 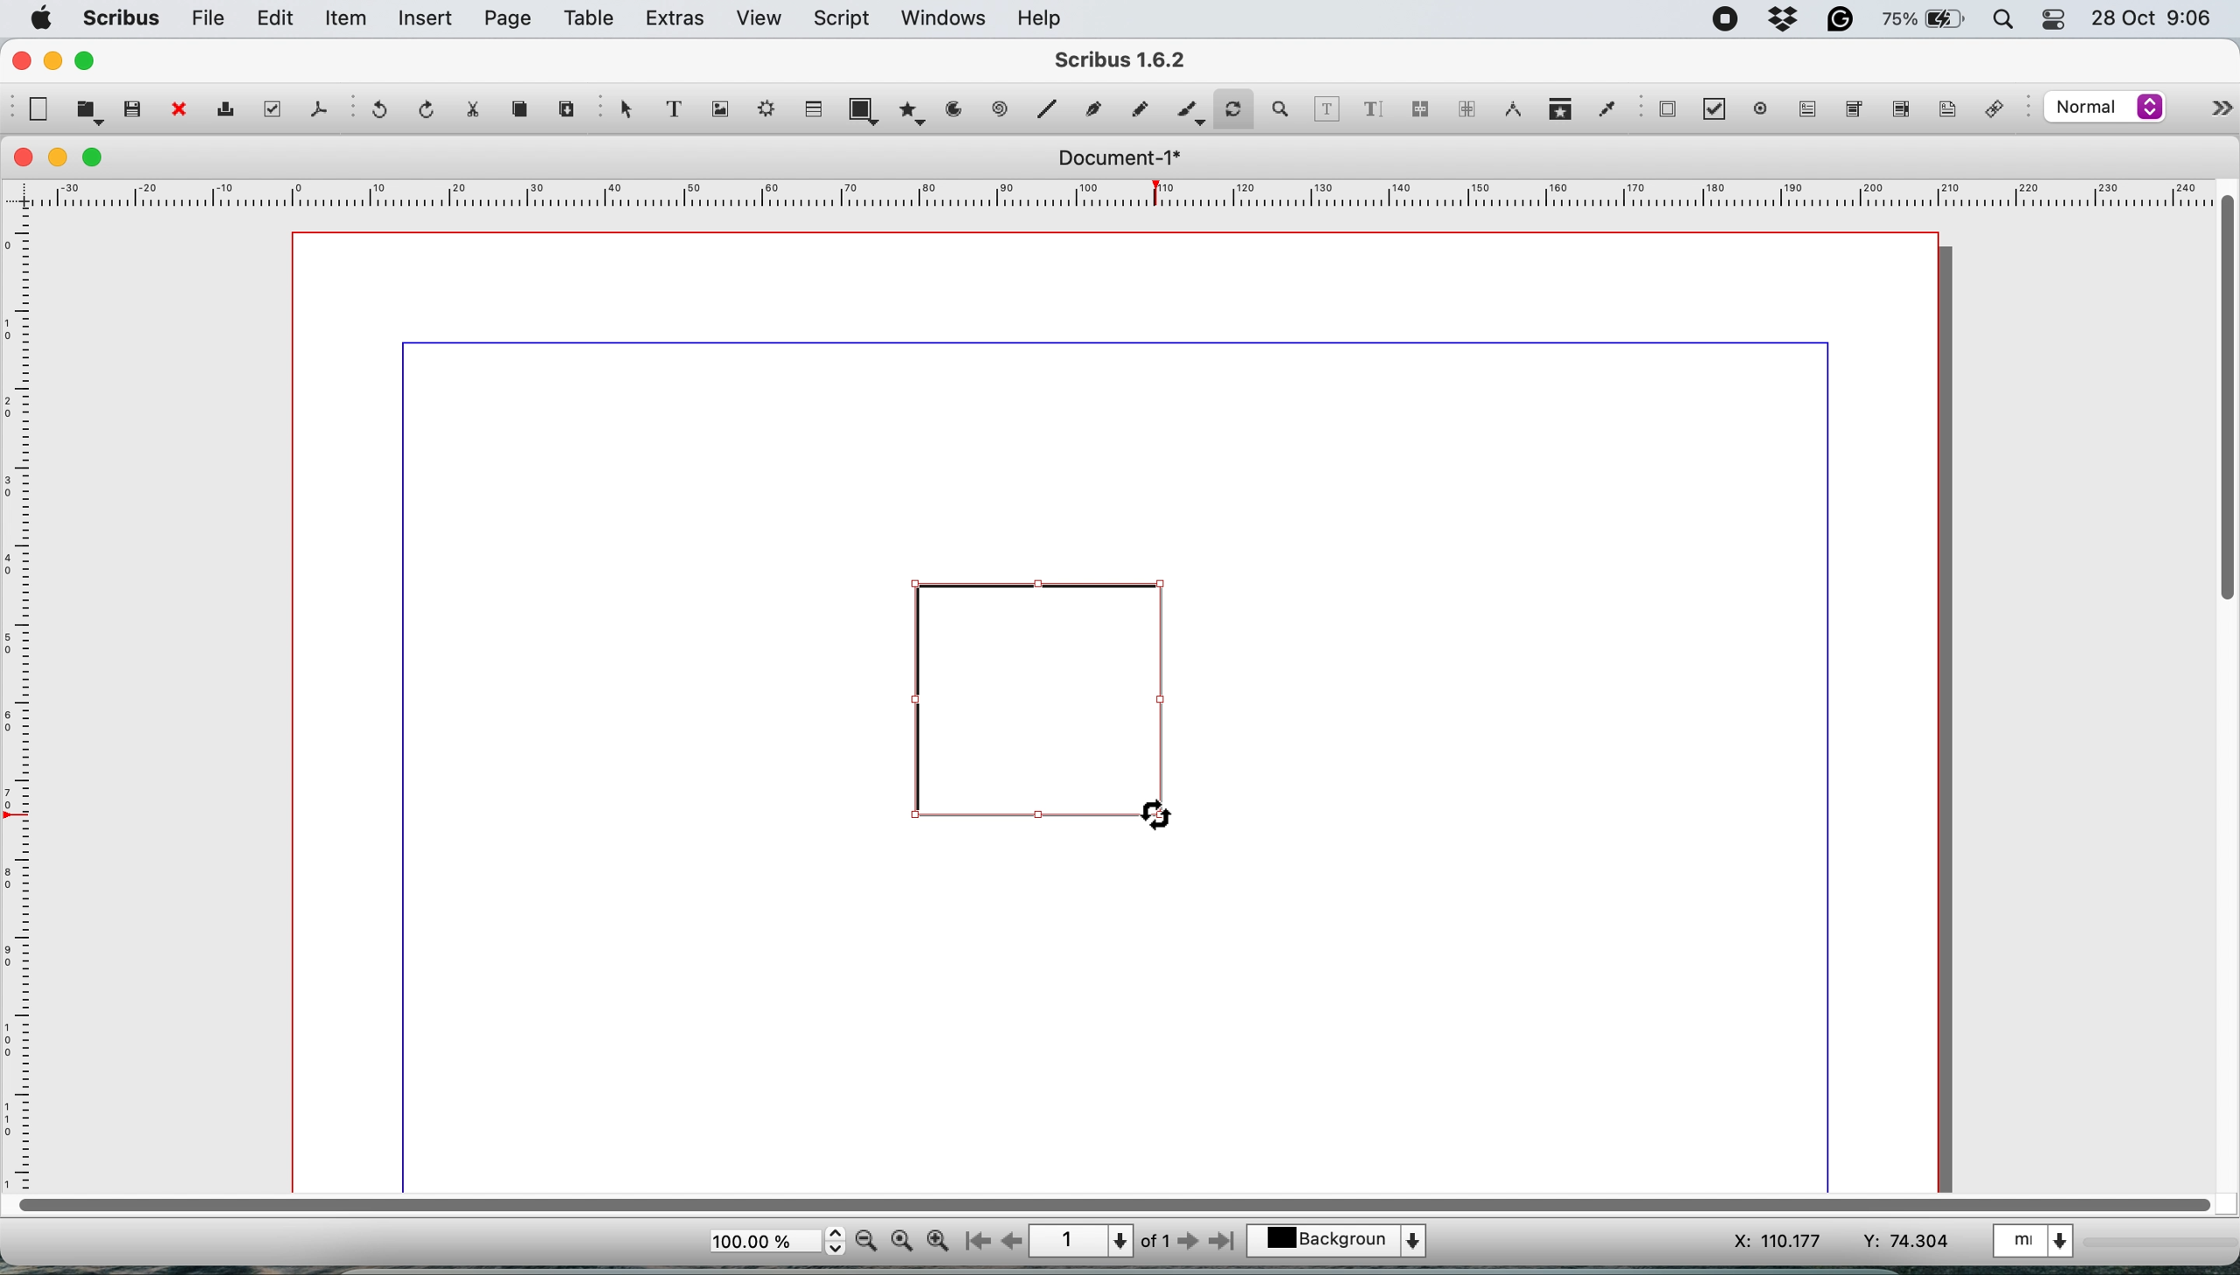 I want to click on render frame, so click(x=770, y=113).